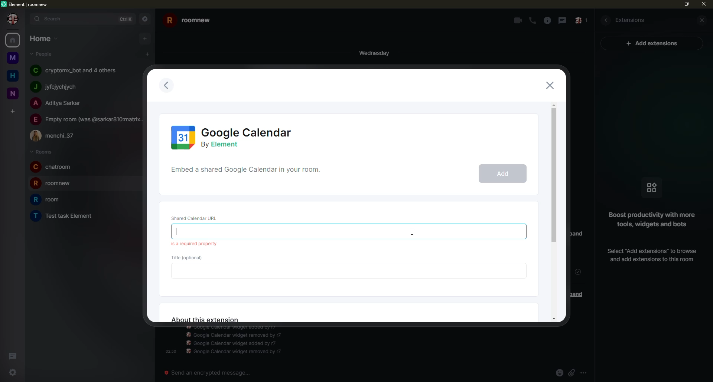 This screenshot has width=713, height=382. Describe the element at coordinates (553, 317) in the screenshot. I see `move down` at that location.